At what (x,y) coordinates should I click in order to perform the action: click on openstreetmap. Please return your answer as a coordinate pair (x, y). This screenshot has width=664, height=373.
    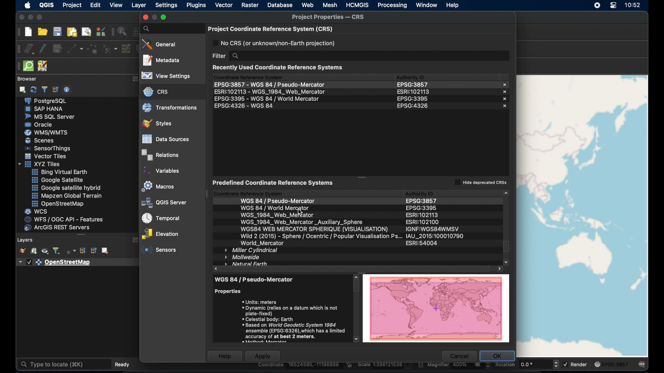
    Looking at the image, I should click on (61, 204).